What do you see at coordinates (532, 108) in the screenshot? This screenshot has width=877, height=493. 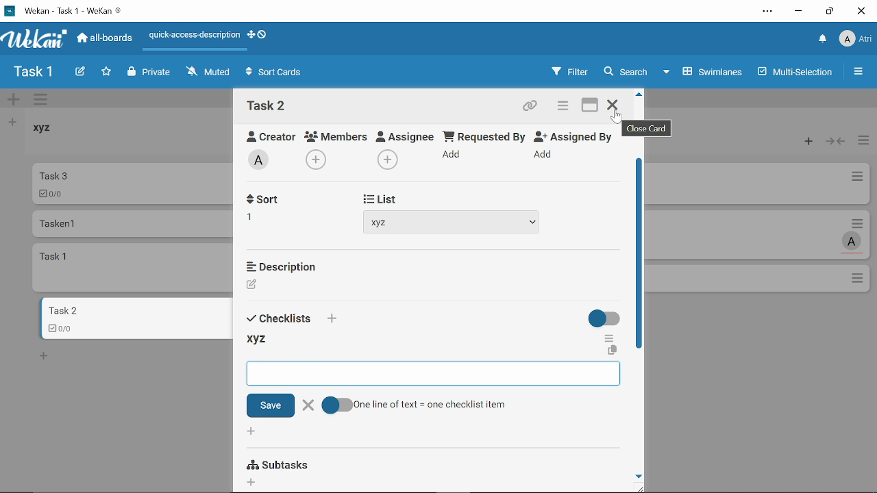 I see `Copy card link to clipboard` at bounding box center [532, 108].